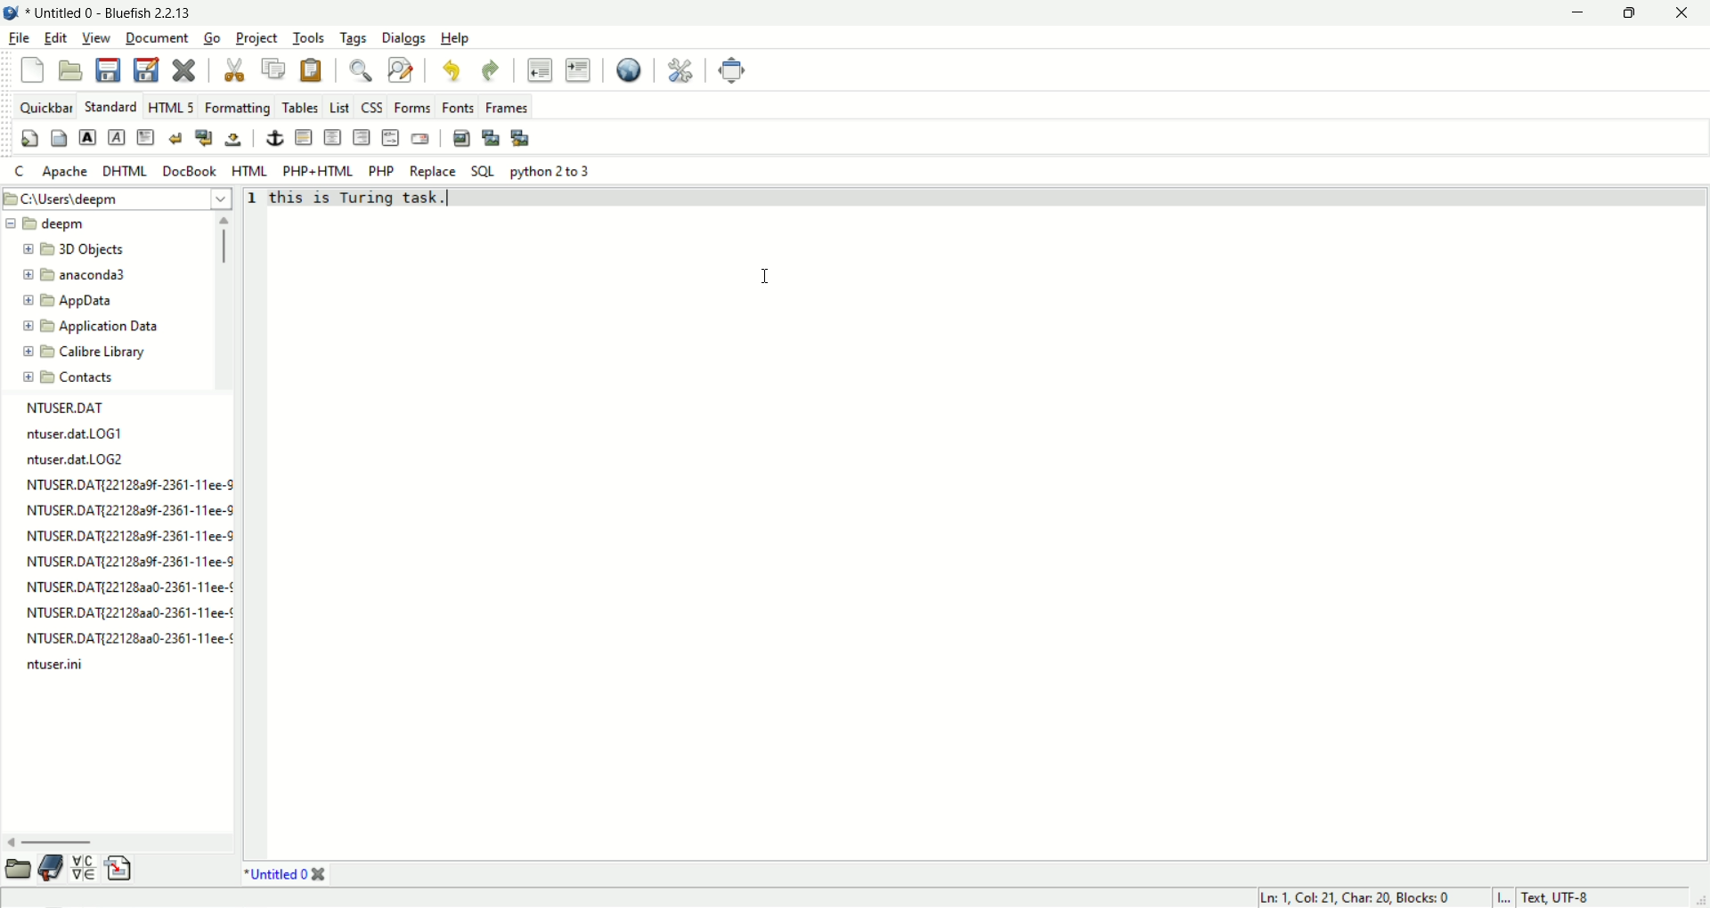  What do you see at coordinates (240, 109) in the screenshot?
I see `formatting` at bounding box center [240, 109].